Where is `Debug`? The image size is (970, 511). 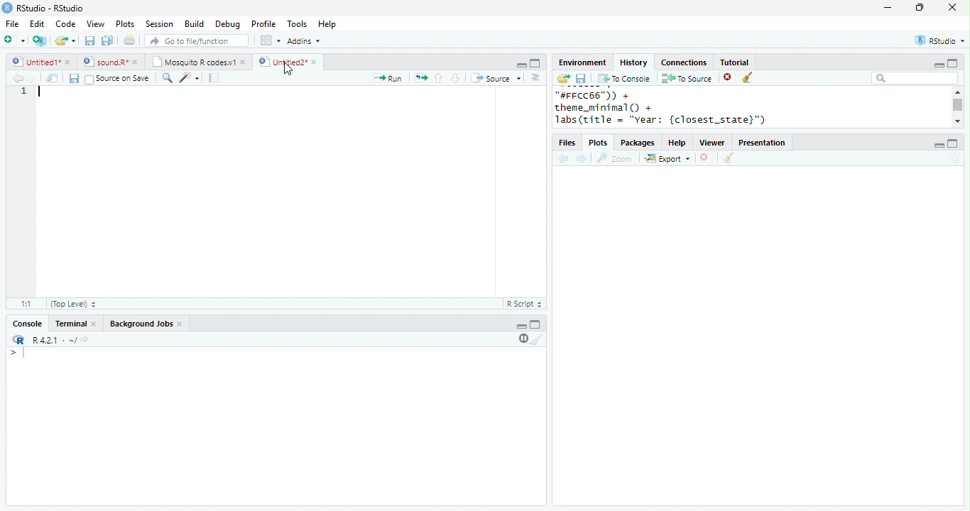
Debug is located at coordinates (228, 25).